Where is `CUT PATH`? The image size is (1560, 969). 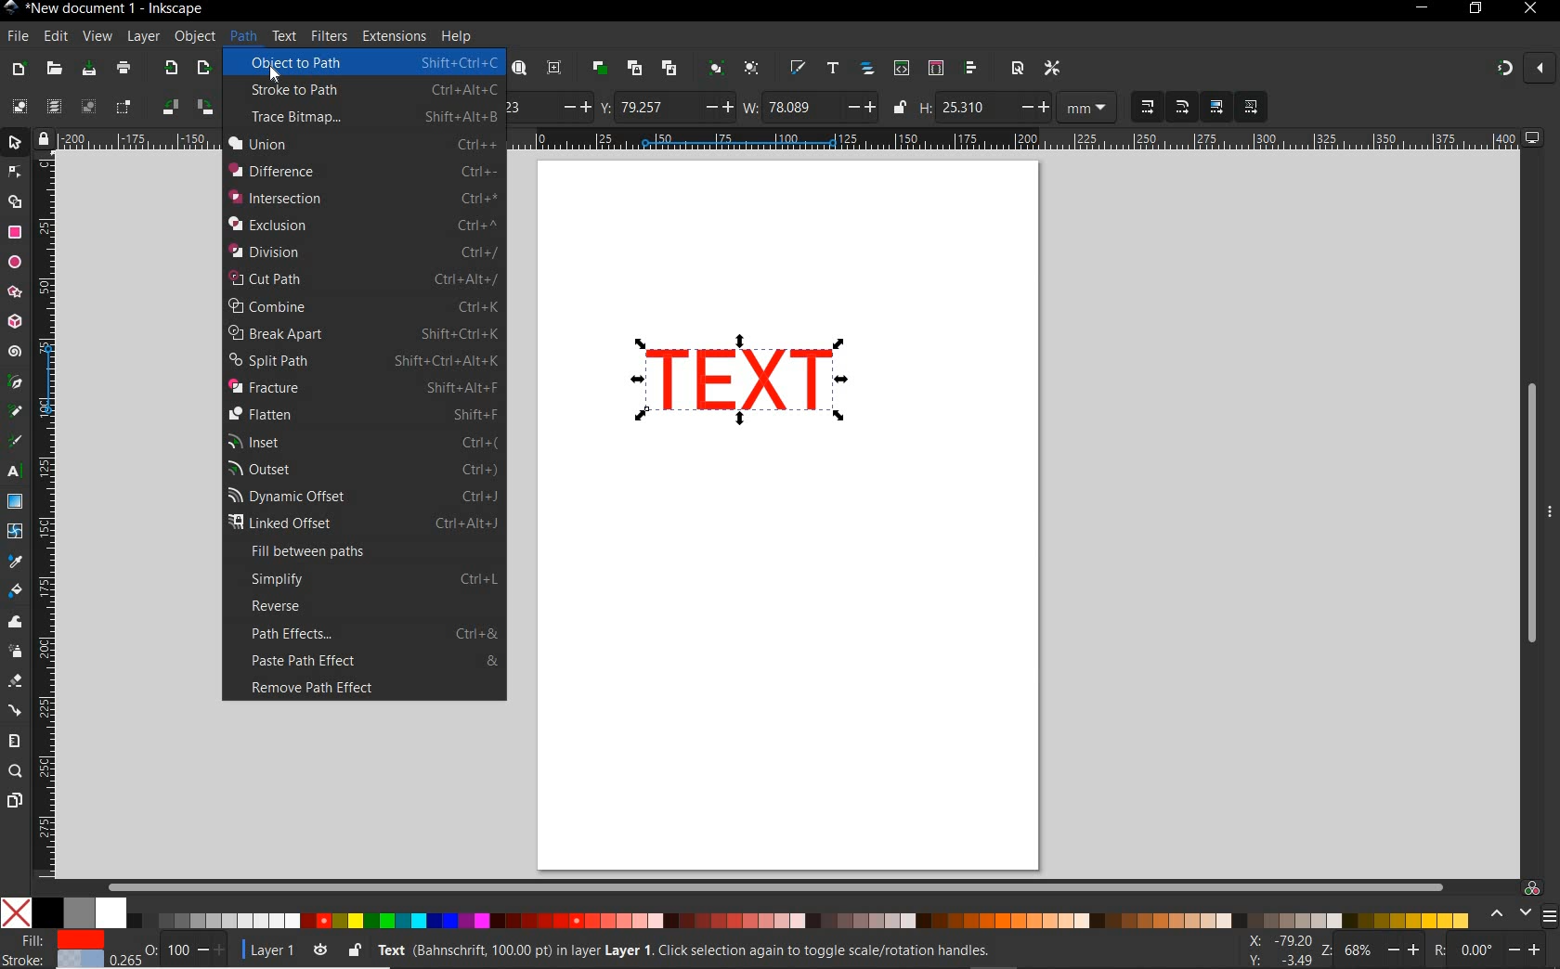 CUT PATH is located at coordinates (361, 279).